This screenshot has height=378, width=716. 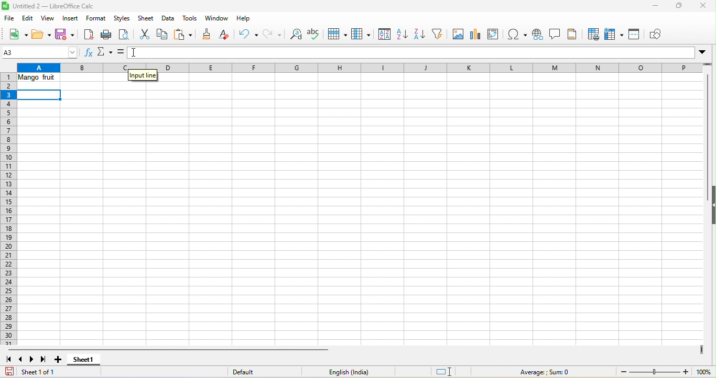 What do you see at coordinates (383, 35) in the screenshot?
I see `sort` at bounding box center [383, 35].